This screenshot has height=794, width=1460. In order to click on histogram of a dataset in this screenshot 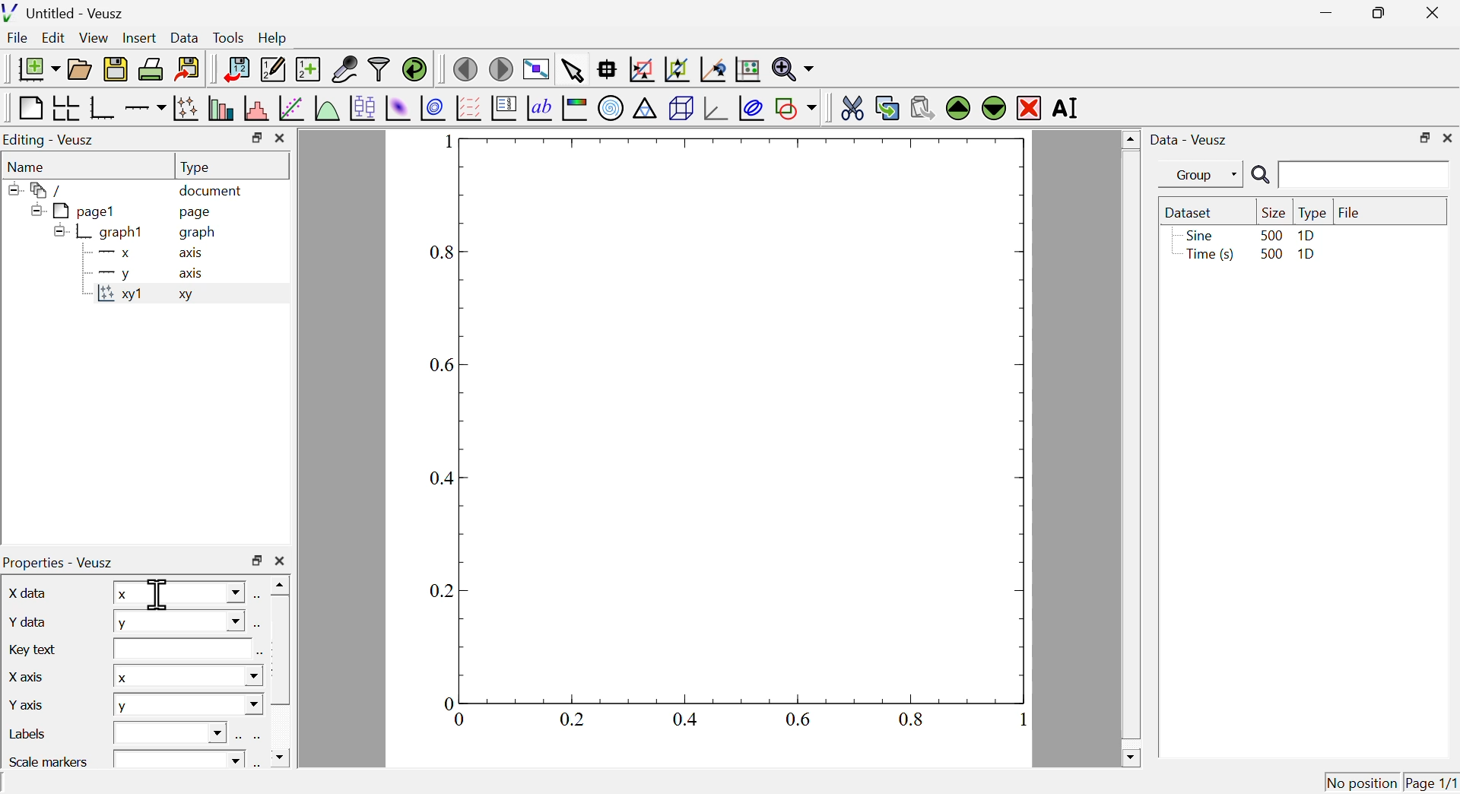, I will do `click(255, 108)`.